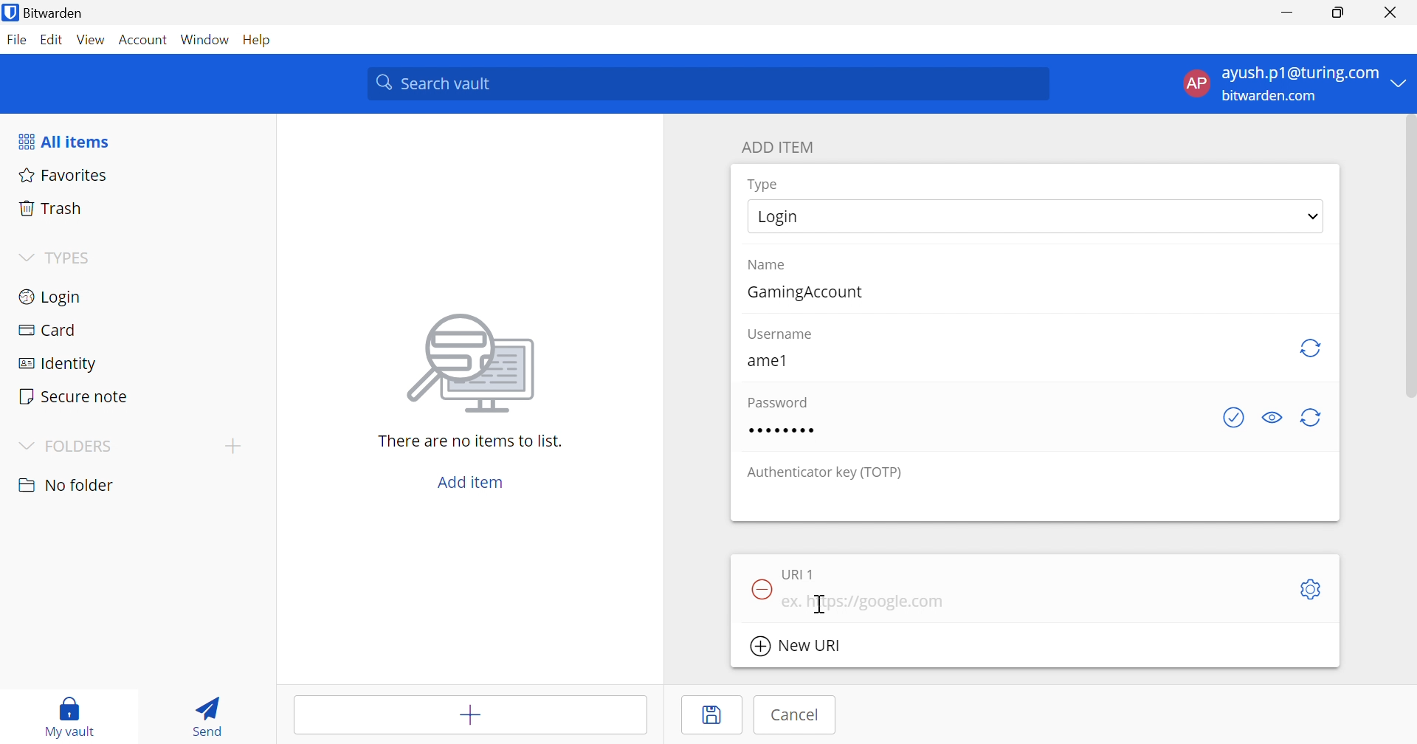 The height and width of the screenshot is (744, 1417). Describe the element at coordinates (144, 38) in the screenshot. I see `Account` at that location.